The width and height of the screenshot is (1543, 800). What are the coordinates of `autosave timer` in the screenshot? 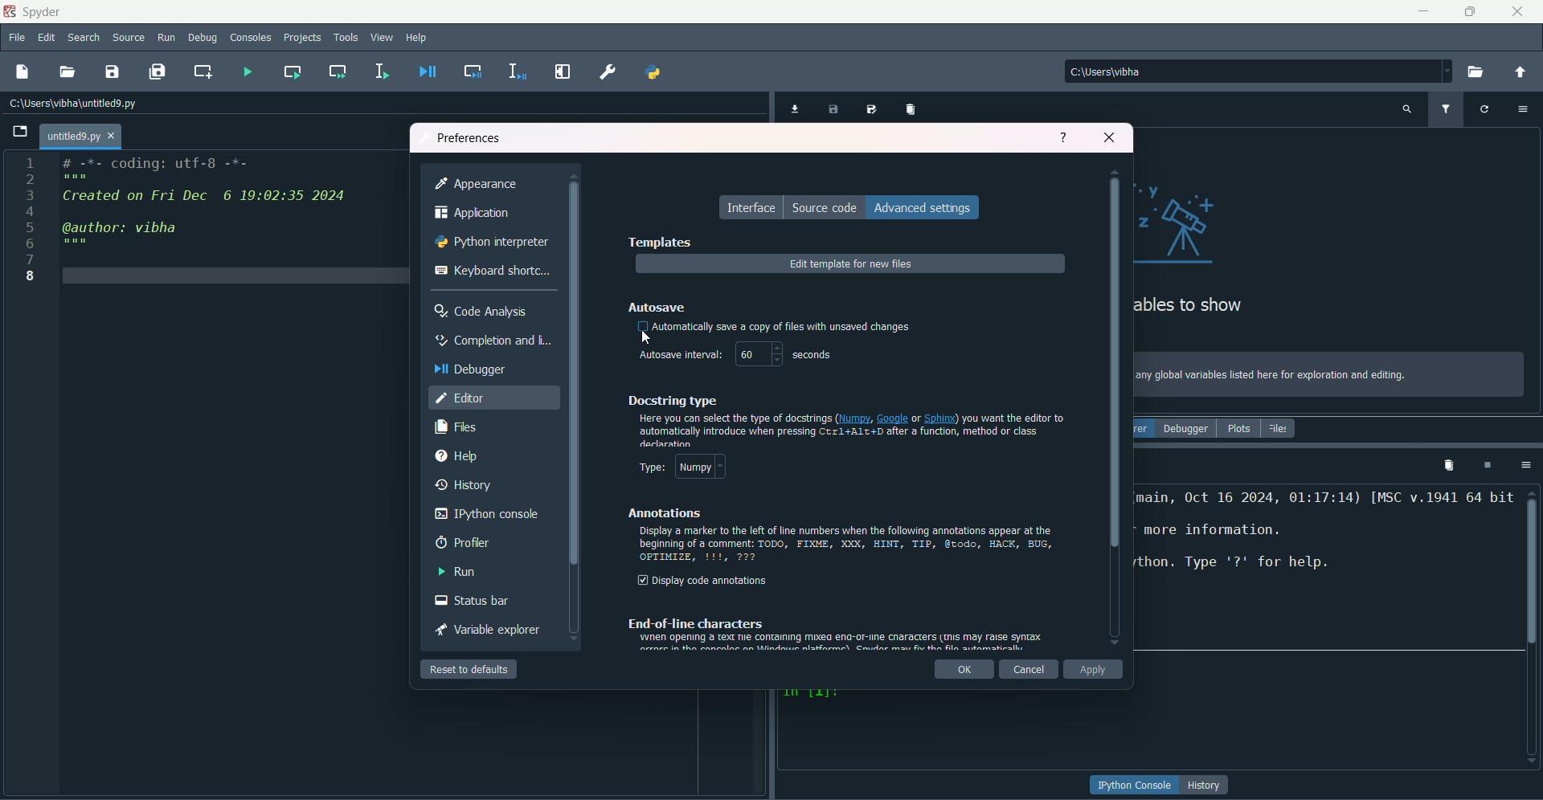 It's located at (735, 355).